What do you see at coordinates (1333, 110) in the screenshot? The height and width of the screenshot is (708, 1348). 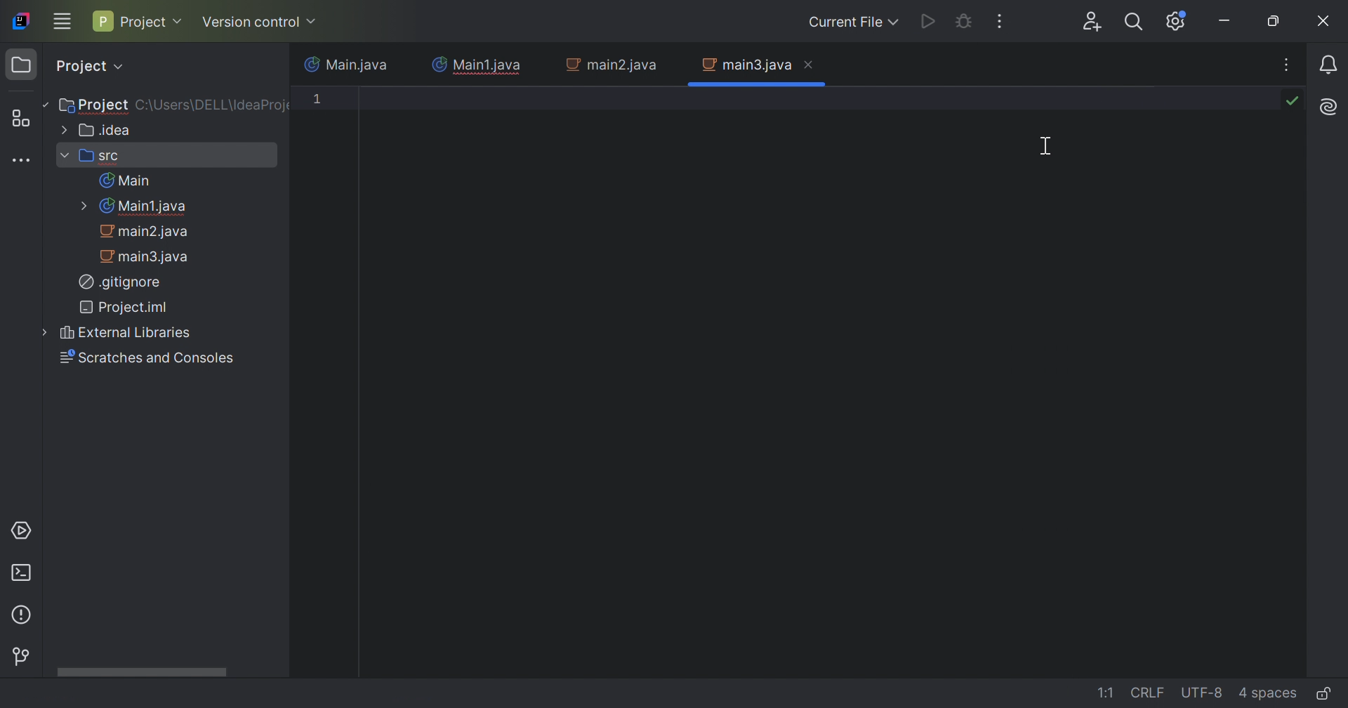 I see `Logo` at bounding box center [1333, 110].